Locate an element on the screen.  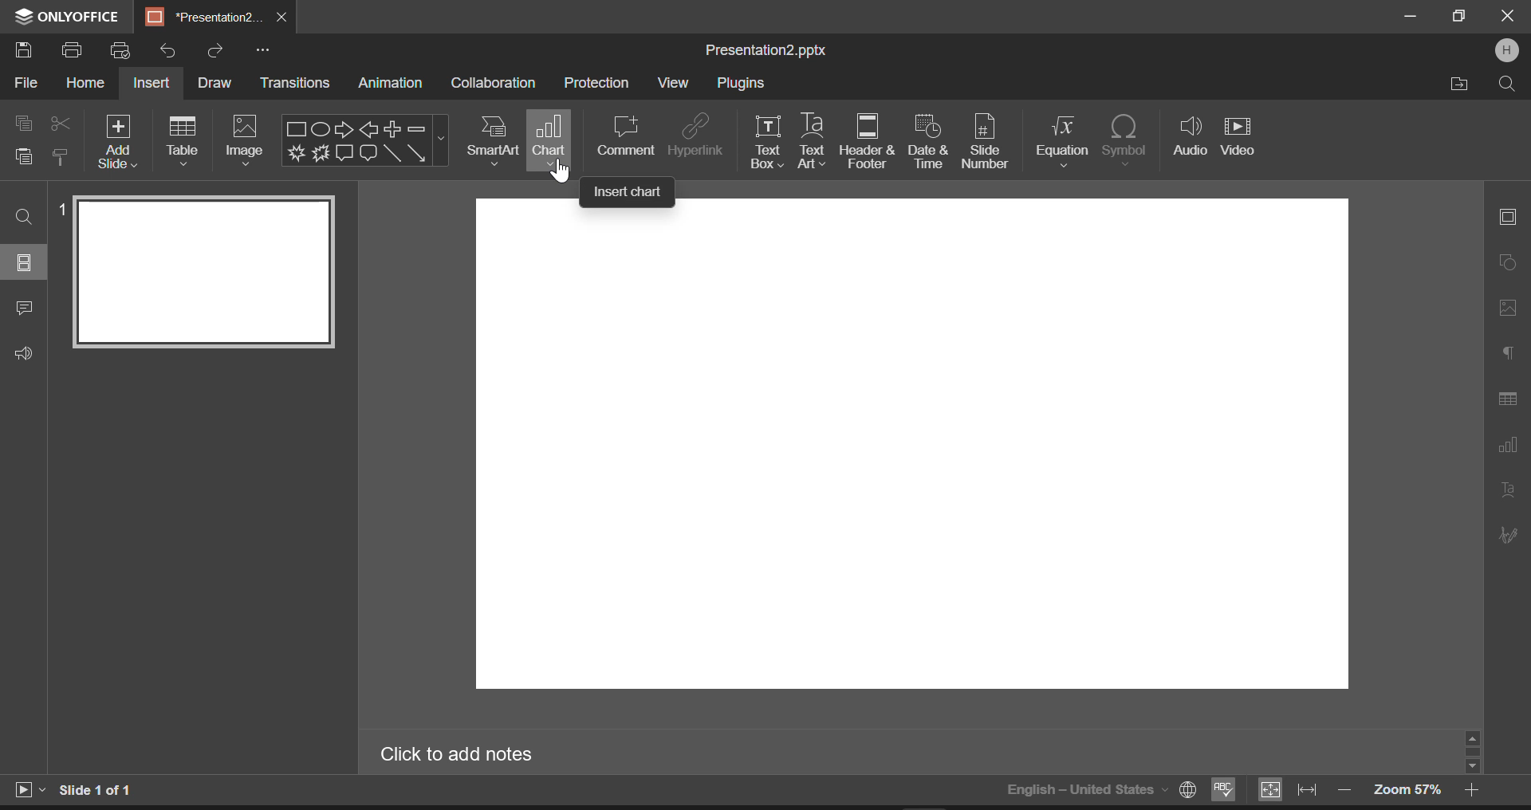
Table Settings is located at coordinates (1508, 399).